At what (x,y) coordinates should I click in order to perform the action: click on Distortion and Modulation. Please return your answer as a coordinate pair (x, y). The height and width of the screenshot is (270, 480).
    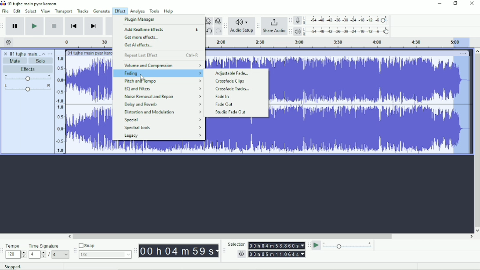
    Looking at the image, I should click on (162, 112).